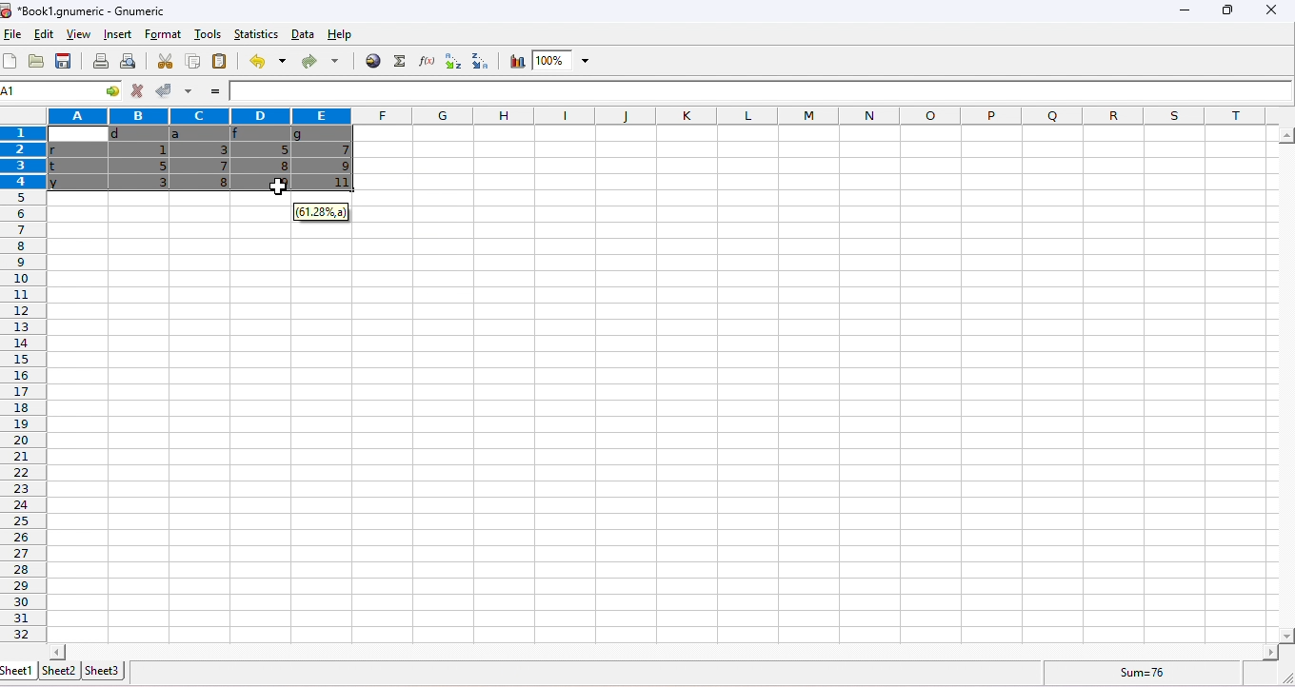  I want to click on open, so click(36, 62).